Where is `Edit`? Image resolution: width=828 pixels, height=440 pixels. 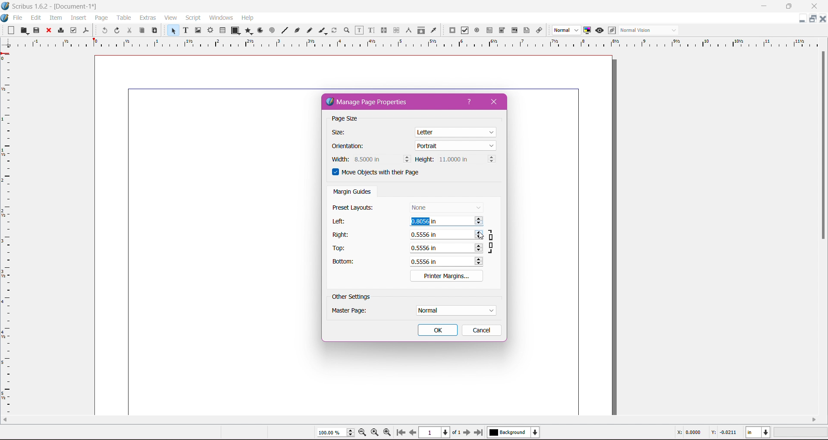 Edit is located at coordinates (36, 17).